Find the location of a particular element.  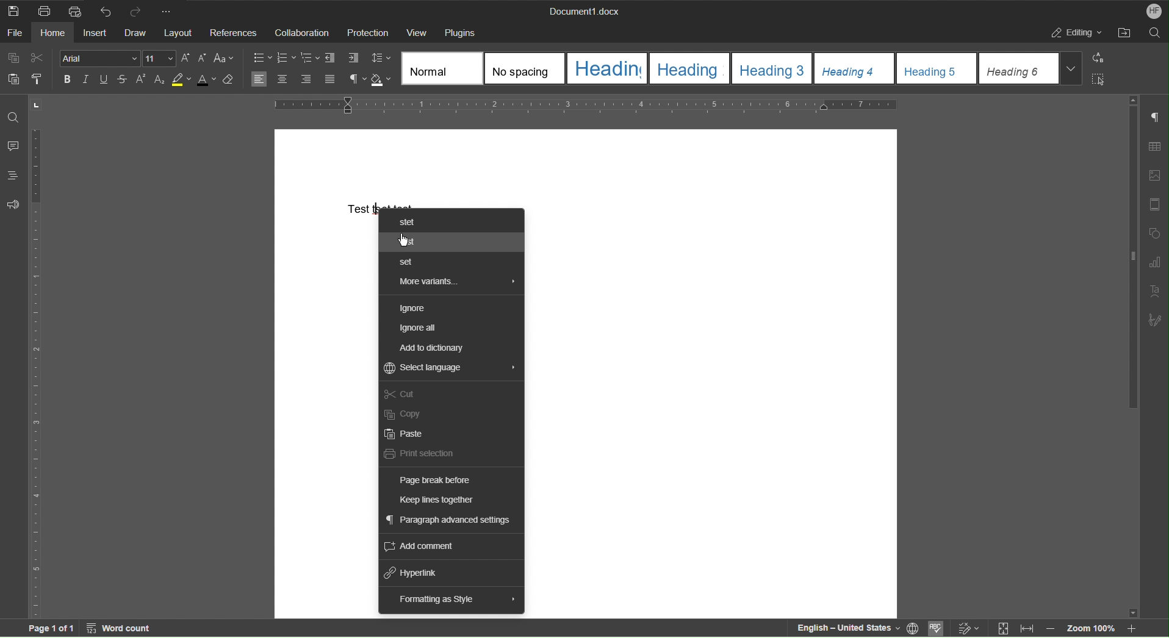

Add comment is located at coordinates (421, 547).